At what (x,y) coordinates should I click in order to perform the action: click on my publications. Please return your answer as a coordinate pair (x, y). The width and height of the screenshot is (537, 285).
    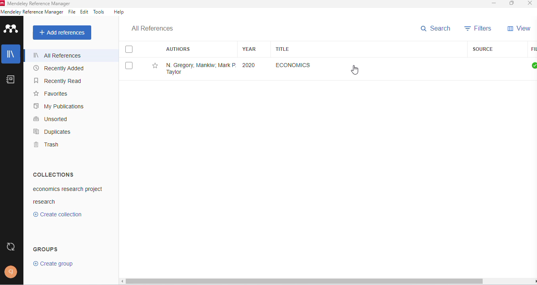
    Looking at the image, I should click on (58, 106).